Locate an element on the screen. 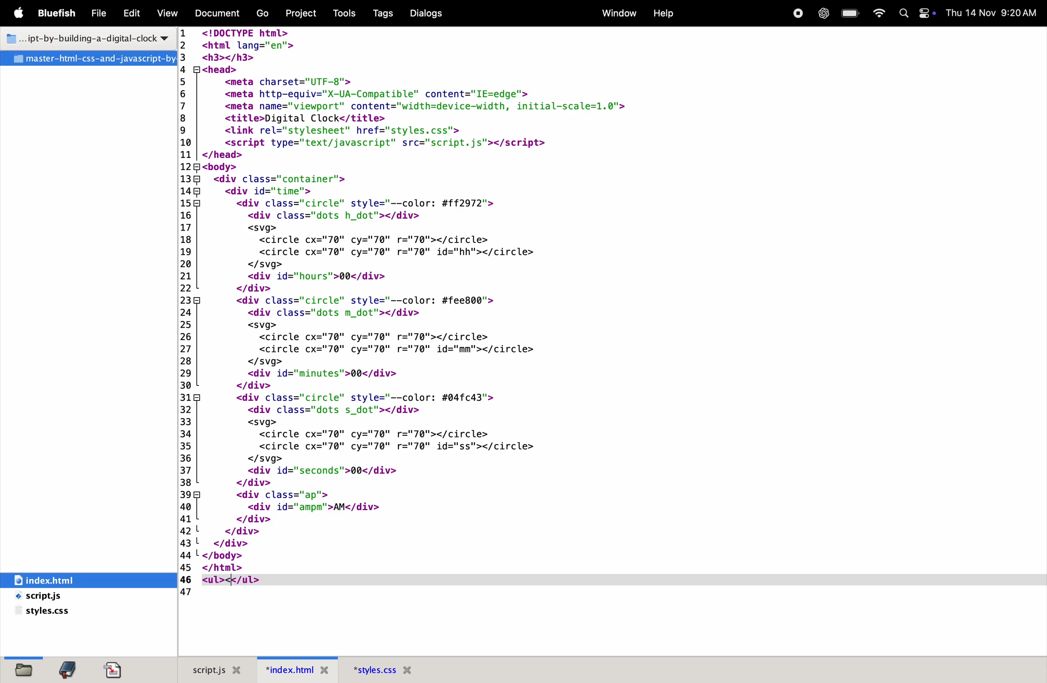  record is located at coordinates (797, 13).